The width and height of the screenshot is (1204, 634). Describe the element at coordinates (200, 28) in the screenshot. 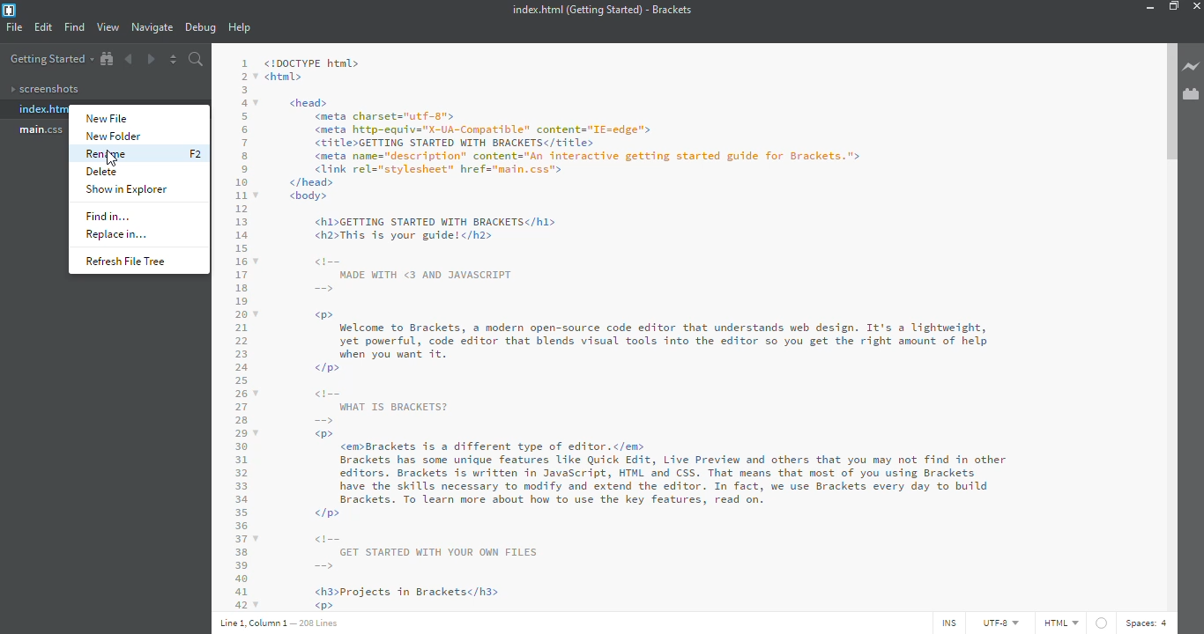

I see `debug` at that location.